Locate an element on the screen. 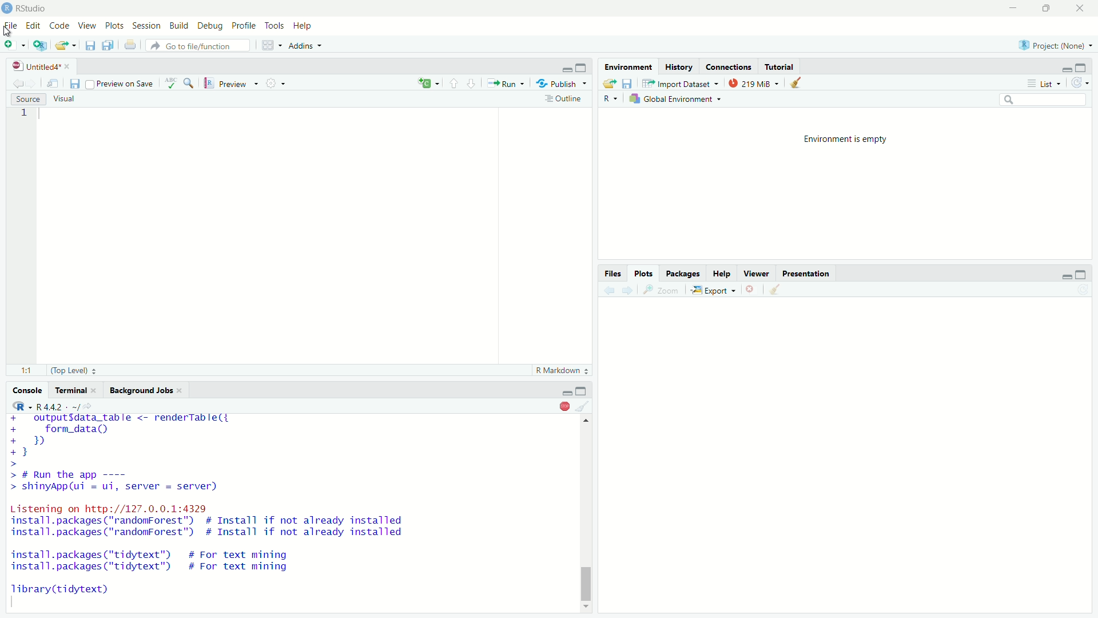 This screenshot has width=1098, height=618. remove the current plot is located at coordinates (753, 291).